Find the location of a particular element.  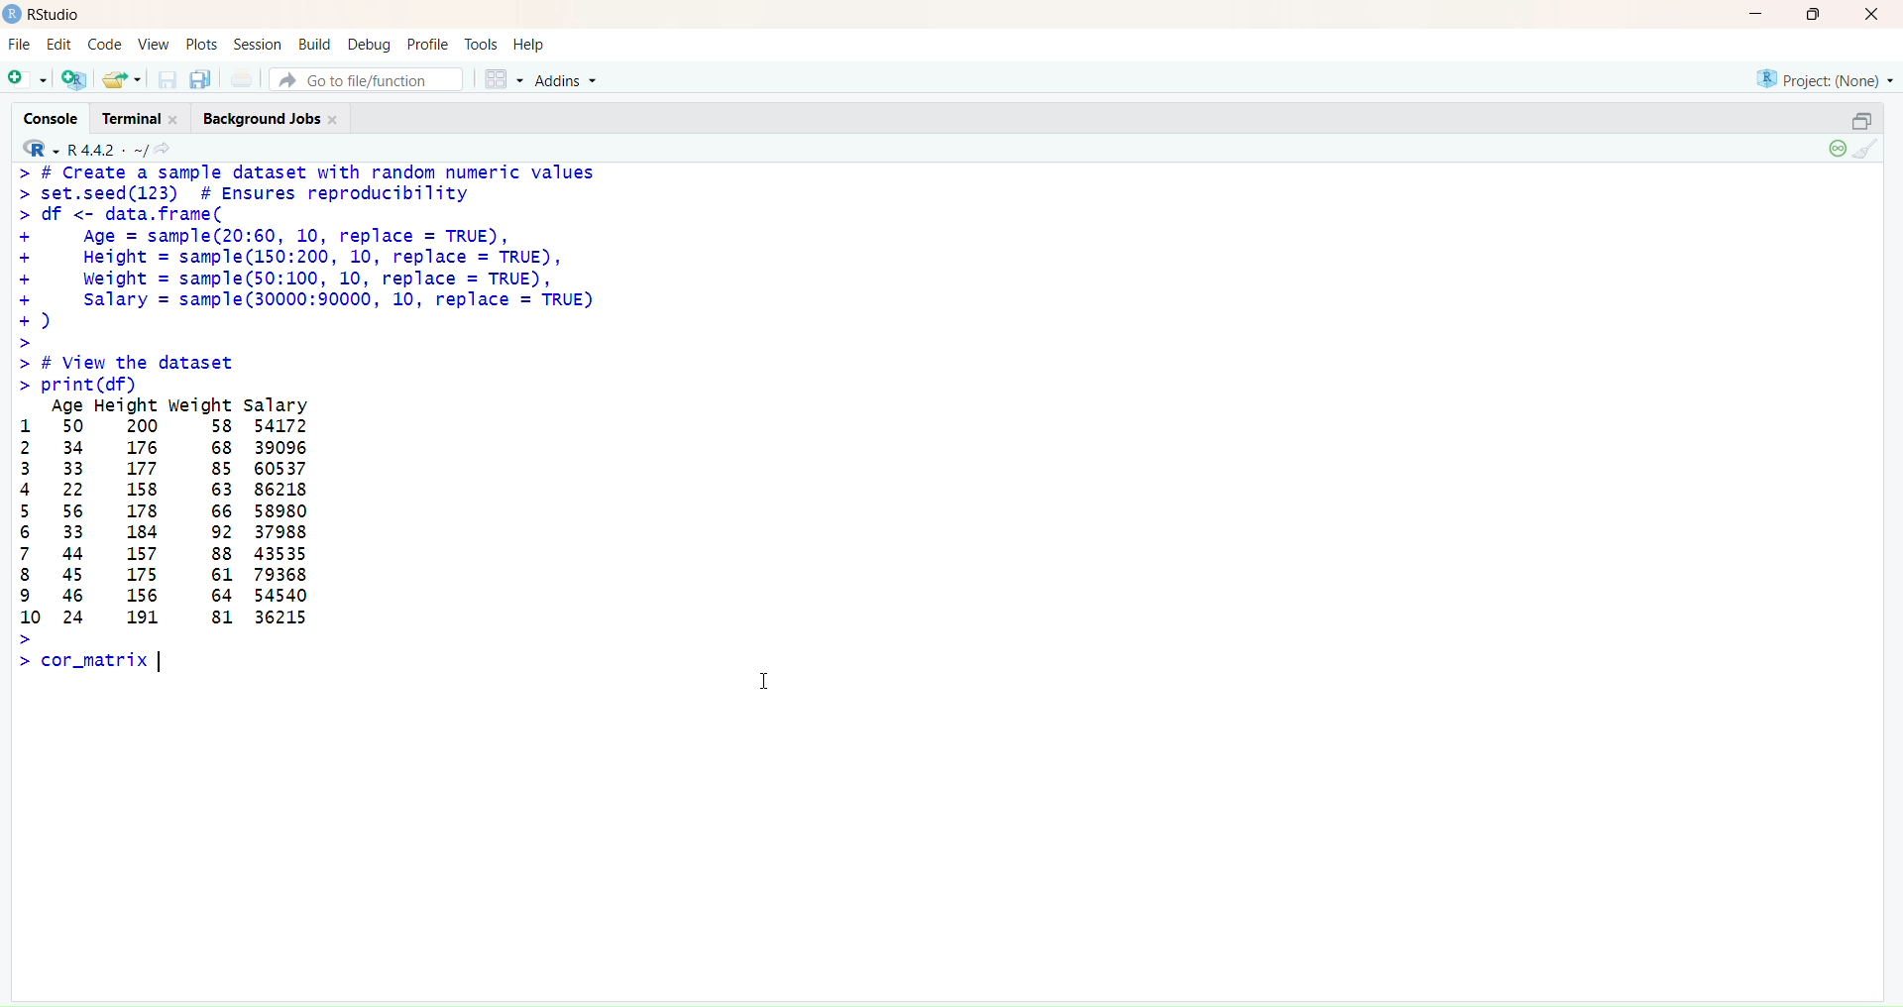

Help is located at coordinates (528, 41).